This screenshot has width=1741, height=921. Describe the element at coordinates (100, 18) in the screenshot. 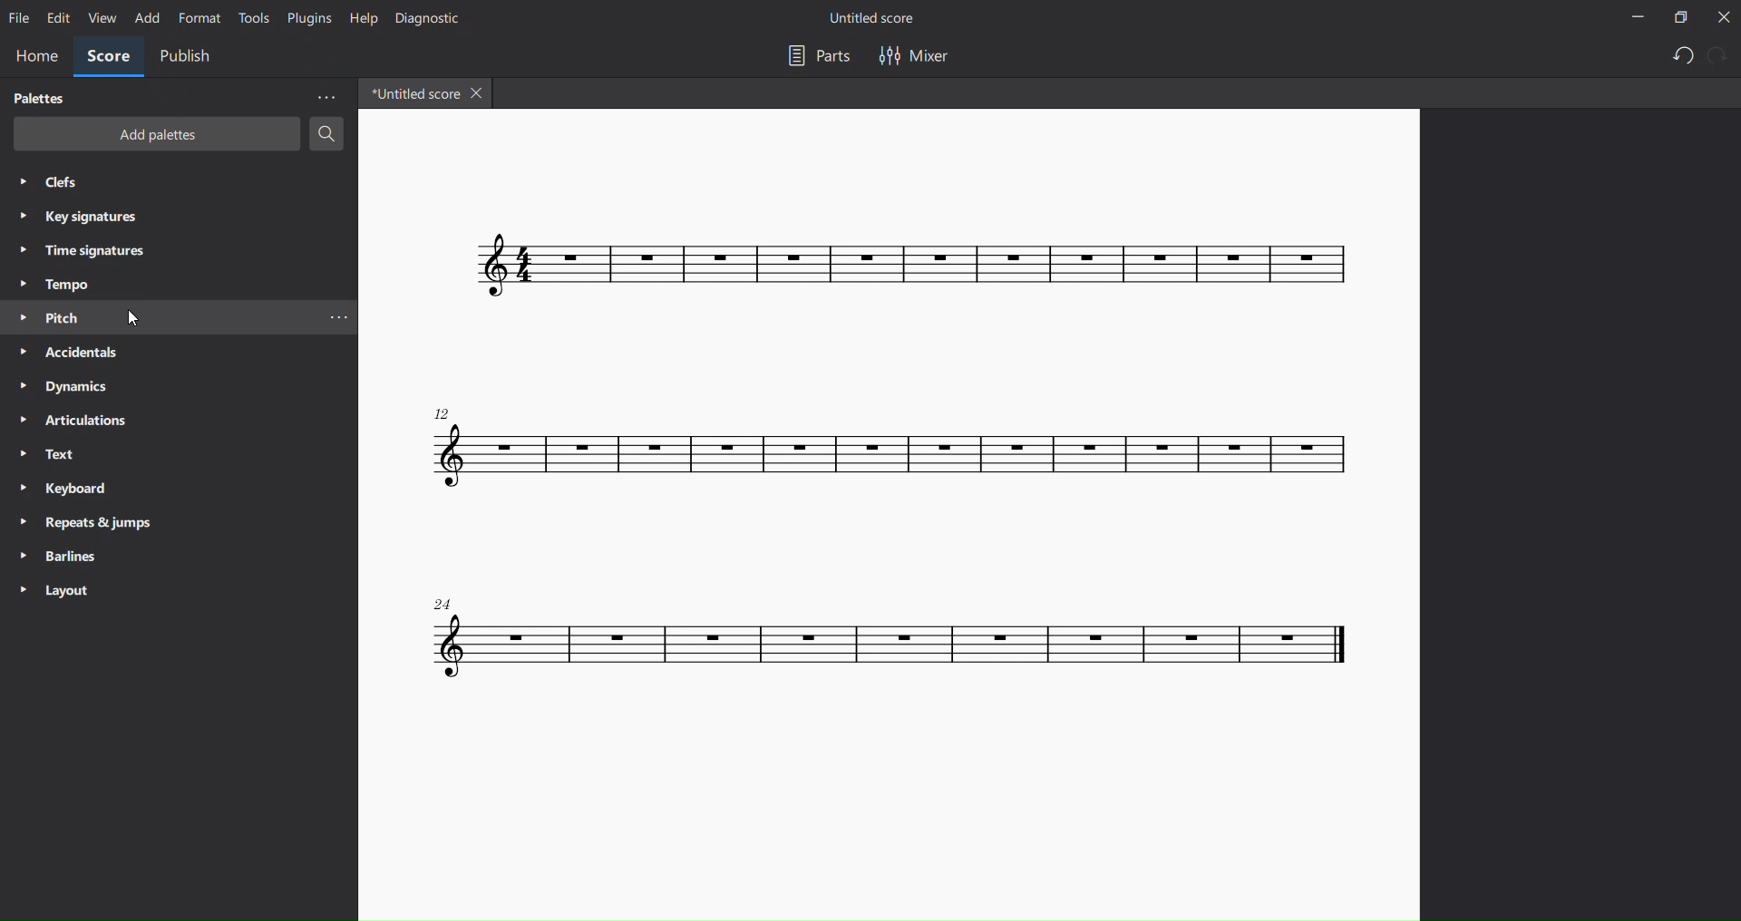

I see `view` at that location.